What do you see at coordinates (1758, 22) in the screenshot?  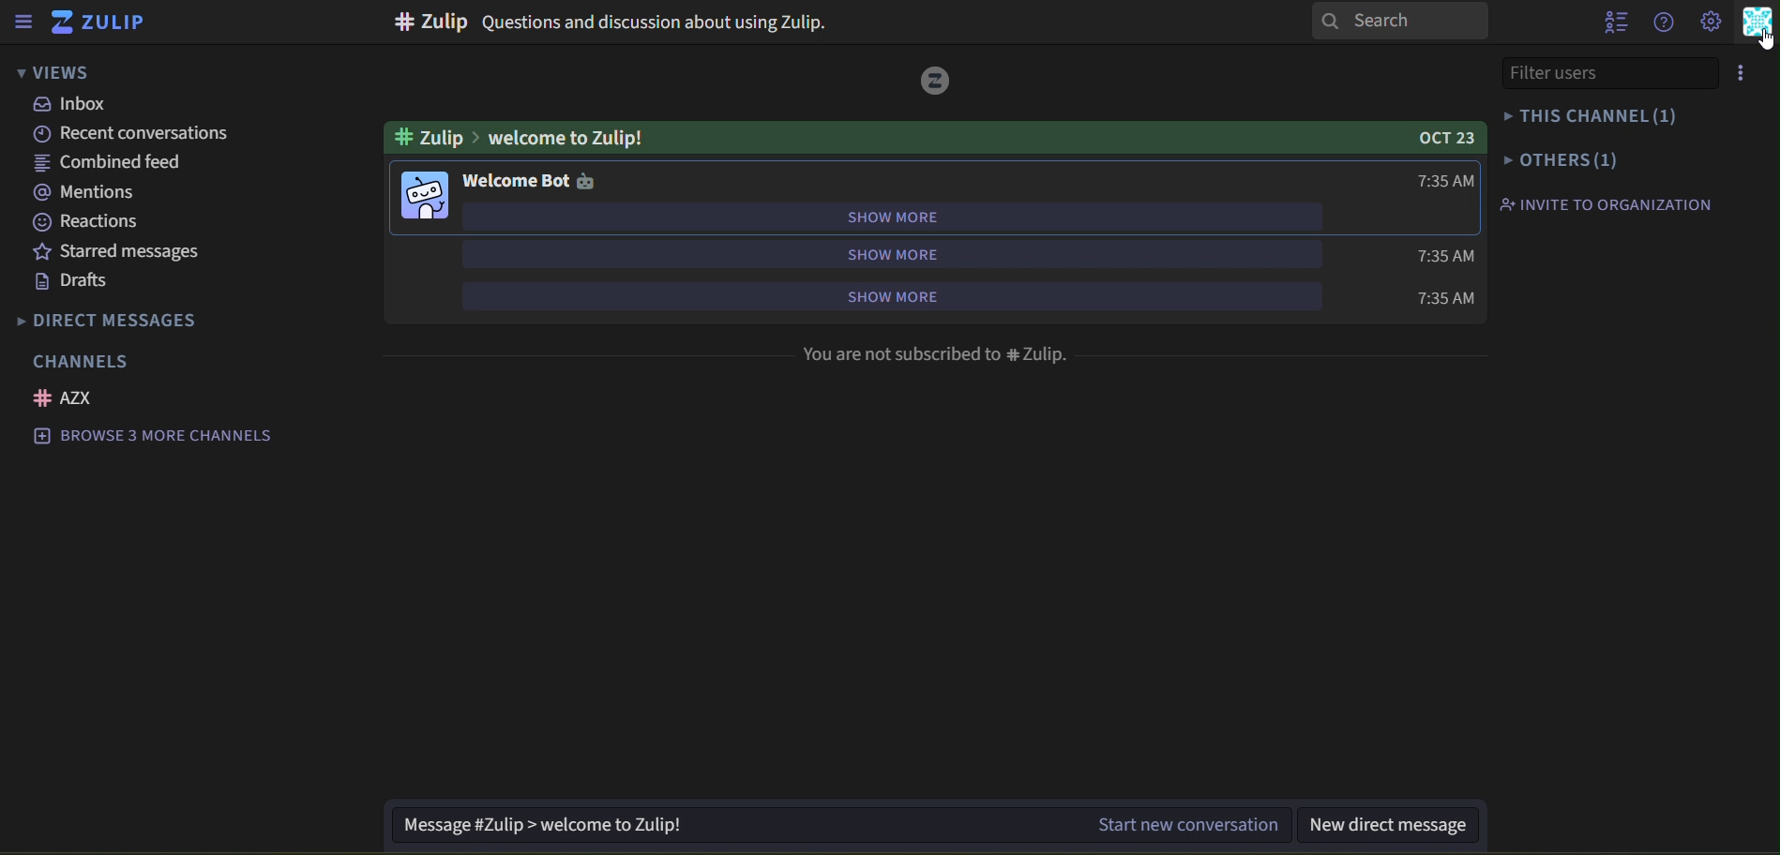 I see `personal menu` at bounding box center [1758, 22].